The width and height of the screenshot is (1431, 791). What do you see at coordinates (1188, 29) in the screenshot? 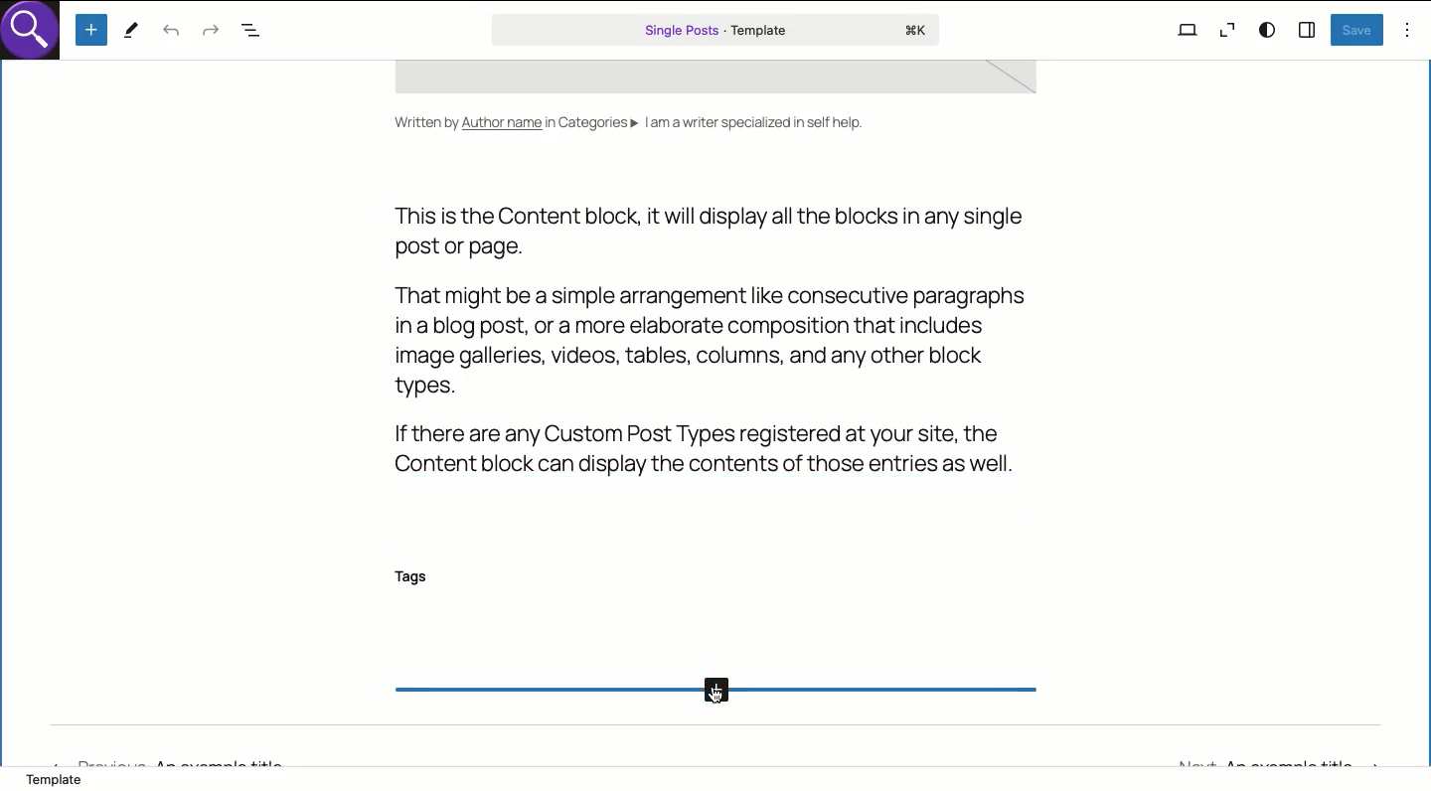
I see `View` at bounding box center [1188, 29].